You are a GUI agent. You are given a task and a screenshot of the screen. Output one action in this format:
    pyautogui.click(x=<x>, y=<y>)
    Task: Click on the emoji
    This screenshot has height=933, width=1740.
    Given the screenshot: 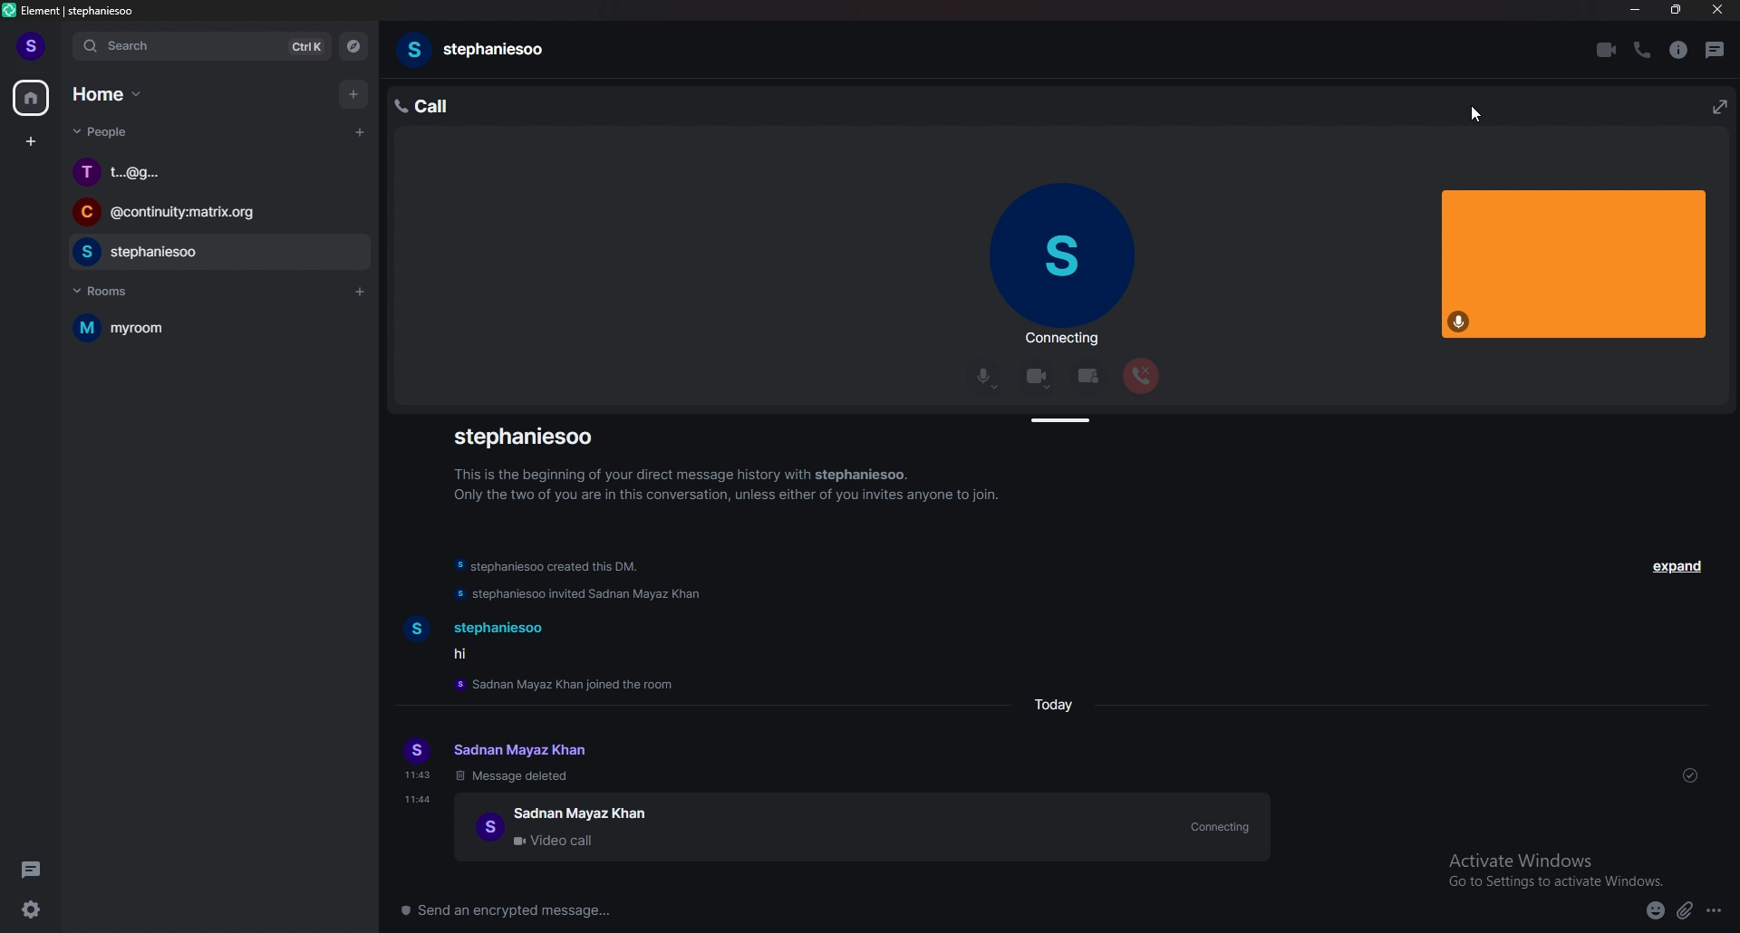 What is the action you would take?
    pyautogui.click(x=1649, y=913)
    